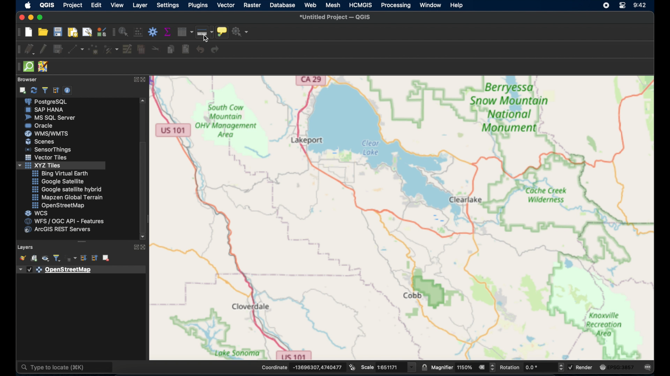 The height and width of the screenshot is (376, 670). Describe the element at coordinates (283, 5) in the screenshot. I see `database` at that location.